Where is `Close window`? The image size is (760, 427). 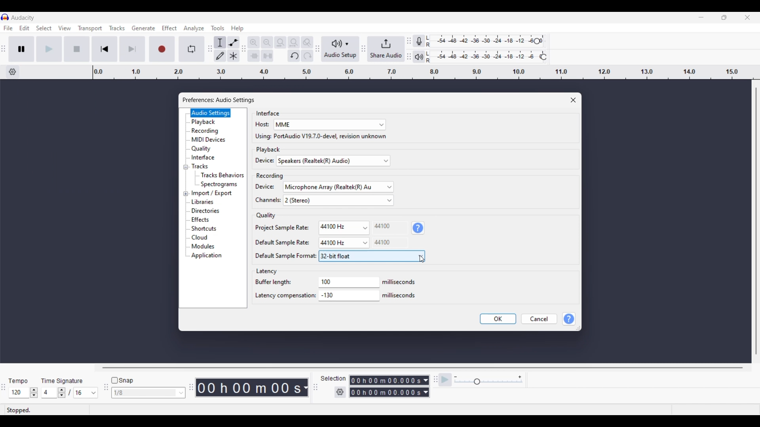
Close window is located at coordinates (573, 100).